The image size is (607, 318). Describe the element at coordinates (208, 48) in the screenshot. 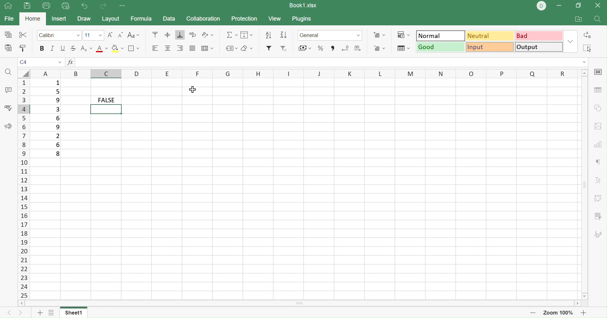

I see `Merge and ceter` at that location.